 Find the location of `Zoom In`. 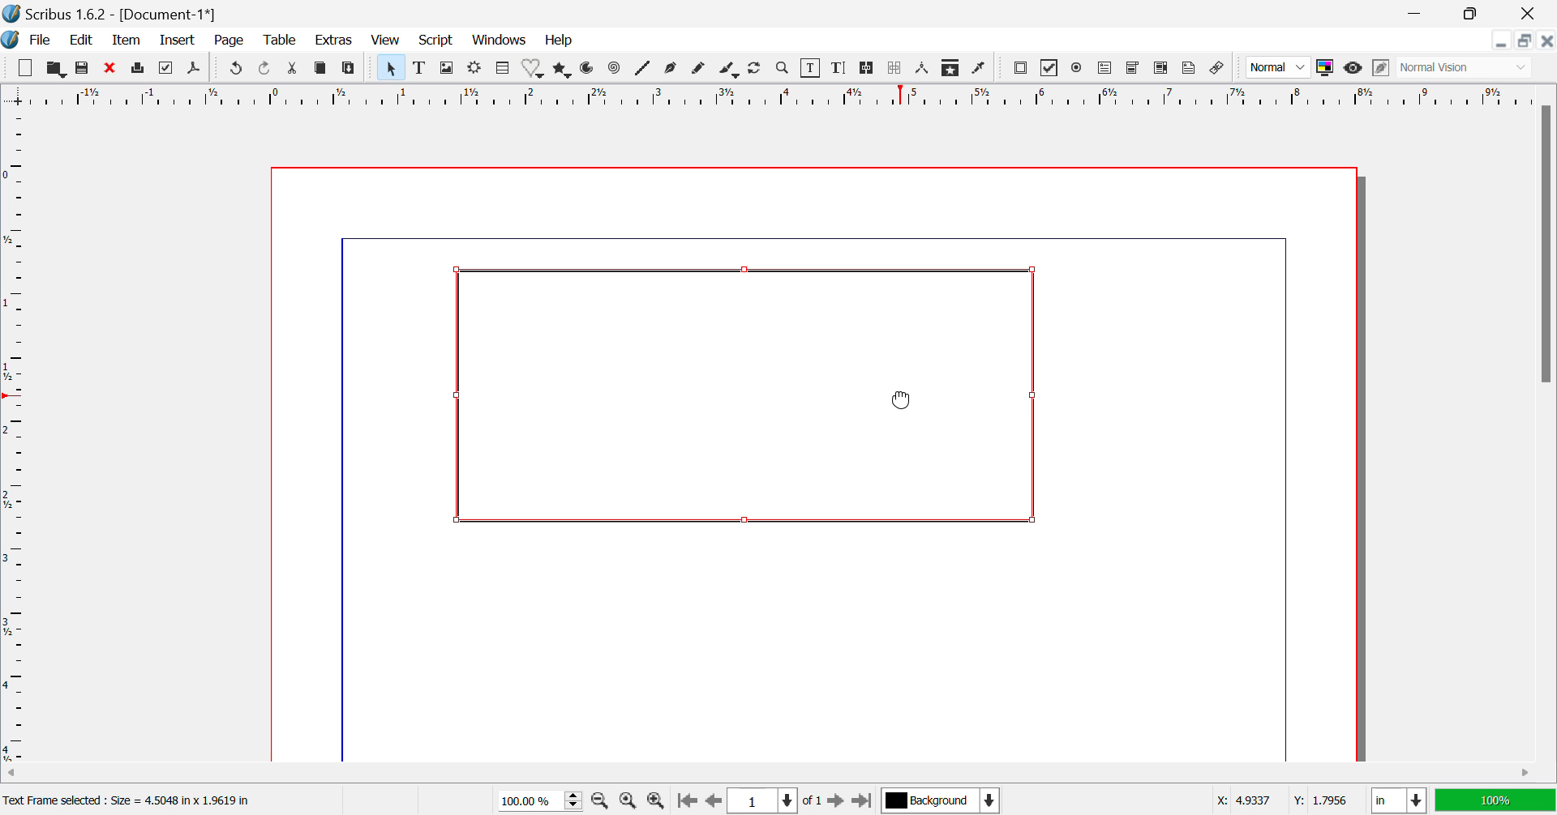

Zoom In is located at coordinates (655, 801).